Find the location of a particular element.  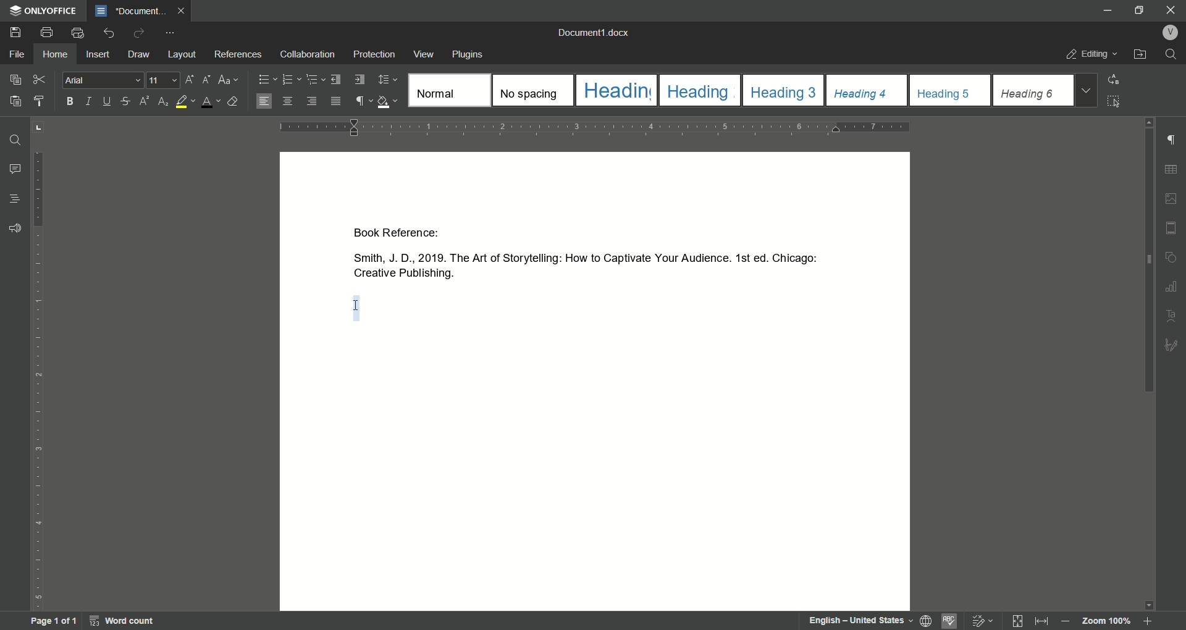

align left is located at coordinates (264, 101).